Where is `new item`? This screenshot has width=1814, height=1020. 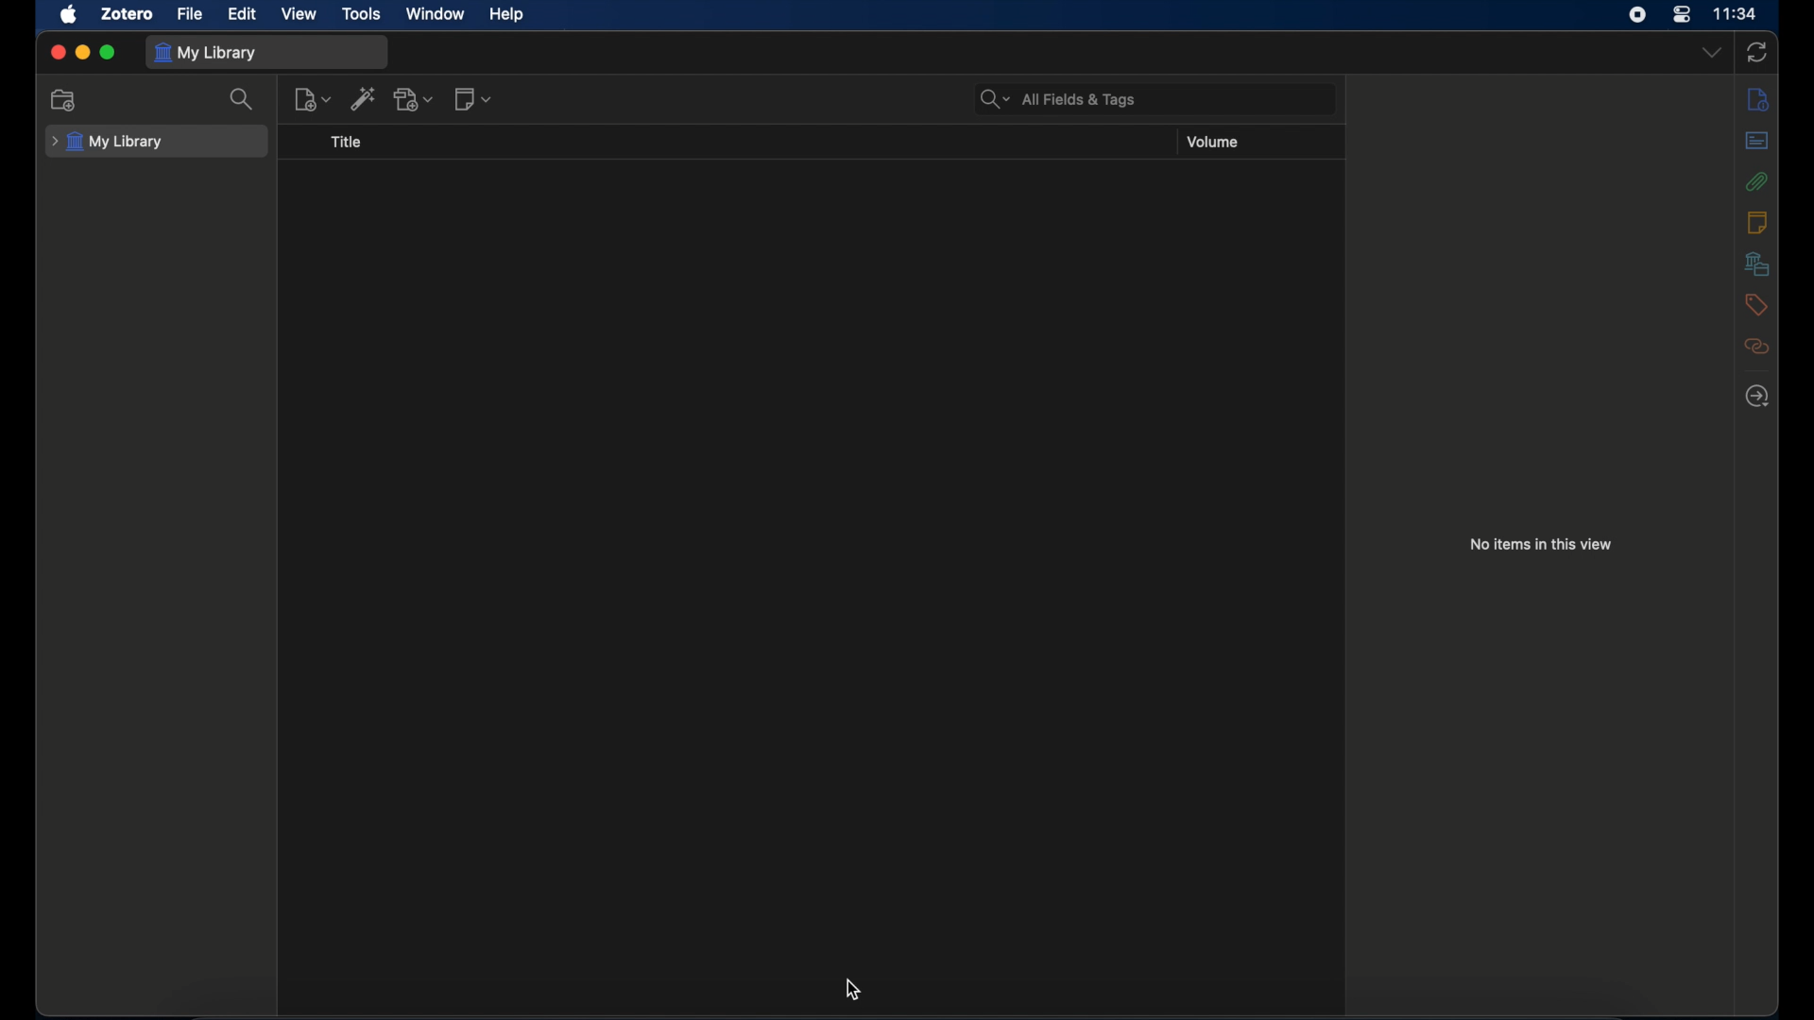
new item is located at coordinates (313, 100).